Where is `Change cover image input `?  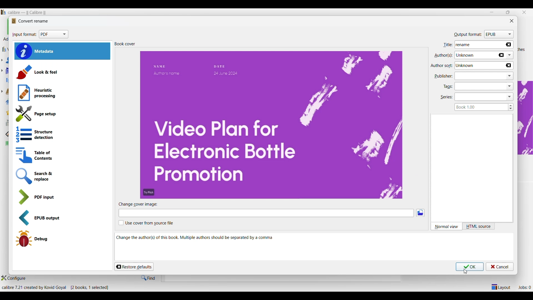
Change cover image input  is located at coordinates (267, 213).